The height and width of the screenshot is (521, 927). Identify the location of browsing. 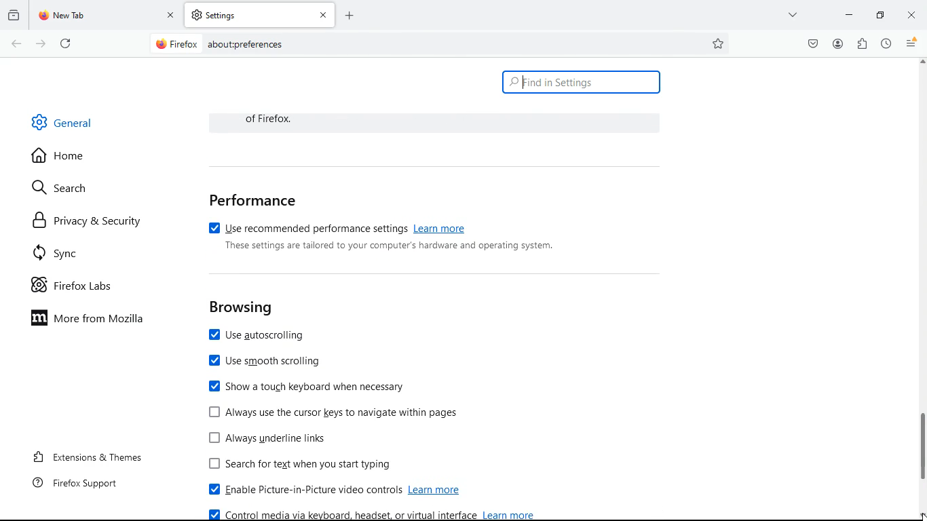
(242, 308).